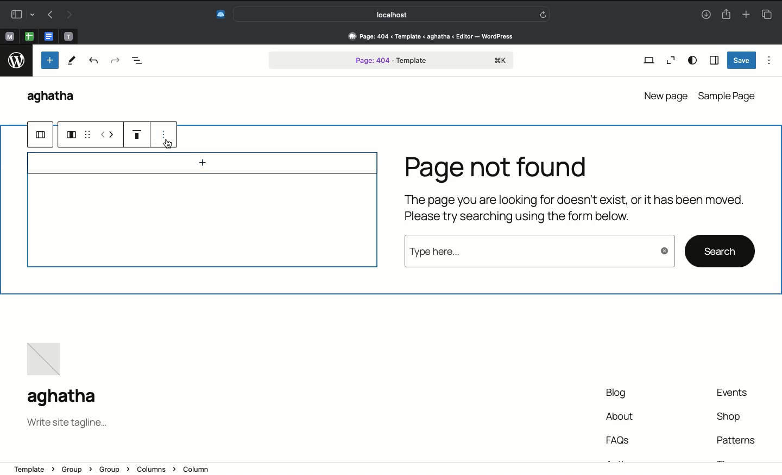  I want to click on Tagline, so click(70, 423).